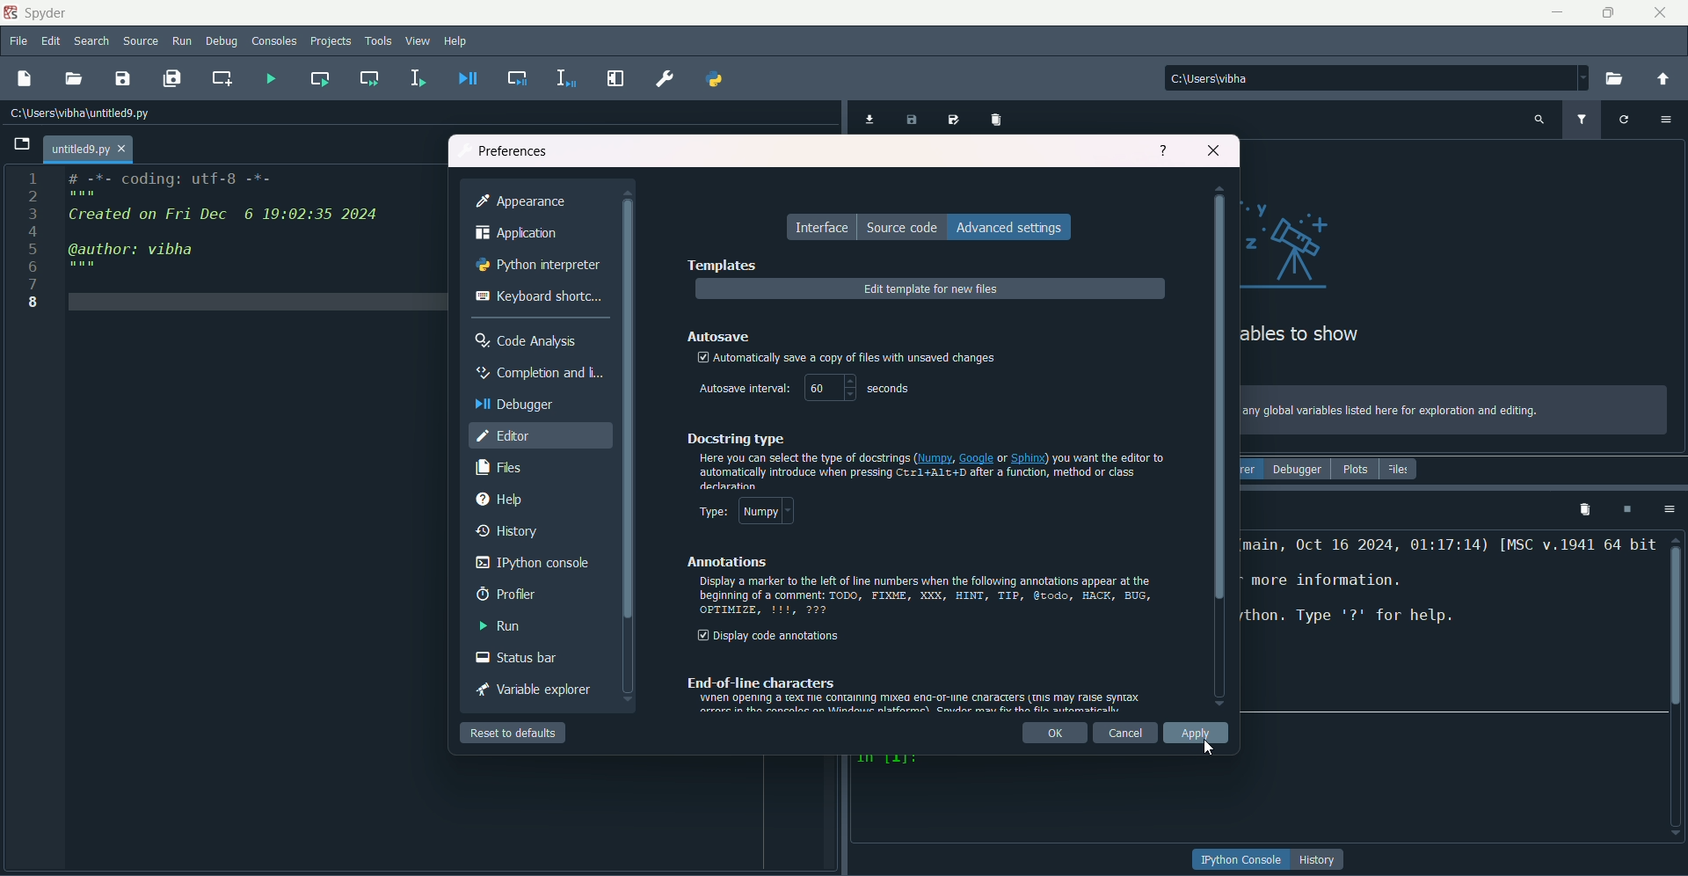 The height and width of the screenshot is (876, 1688). Describe the element at coordinates (1305, 335) in the screenshot. I see `text` at that location.